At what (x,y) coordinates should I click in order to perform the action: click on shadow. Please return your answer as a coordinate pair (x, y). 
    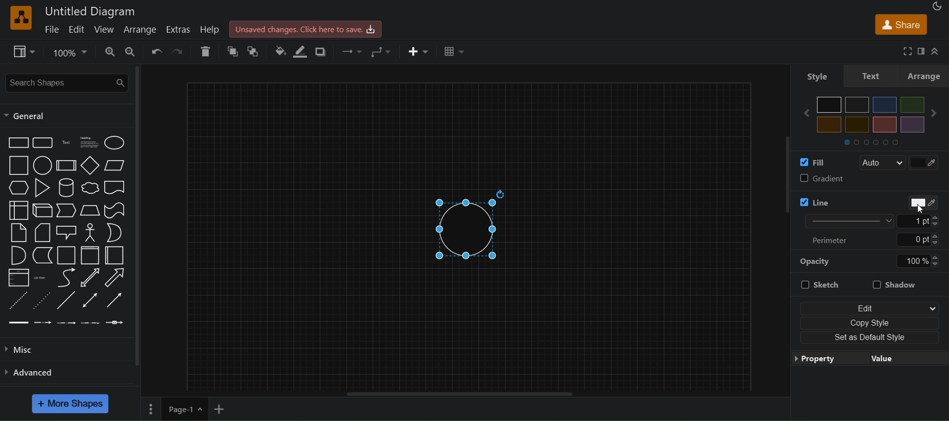
    Looking at the image, I should click on (323, 51).